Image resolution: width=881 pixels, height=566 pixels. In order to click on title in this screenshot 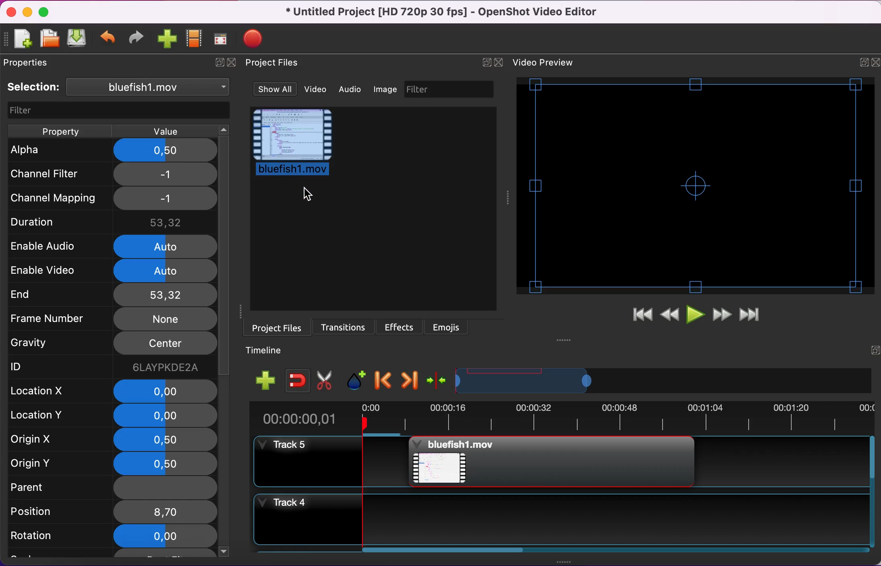, I will do `click(442, 12)`.